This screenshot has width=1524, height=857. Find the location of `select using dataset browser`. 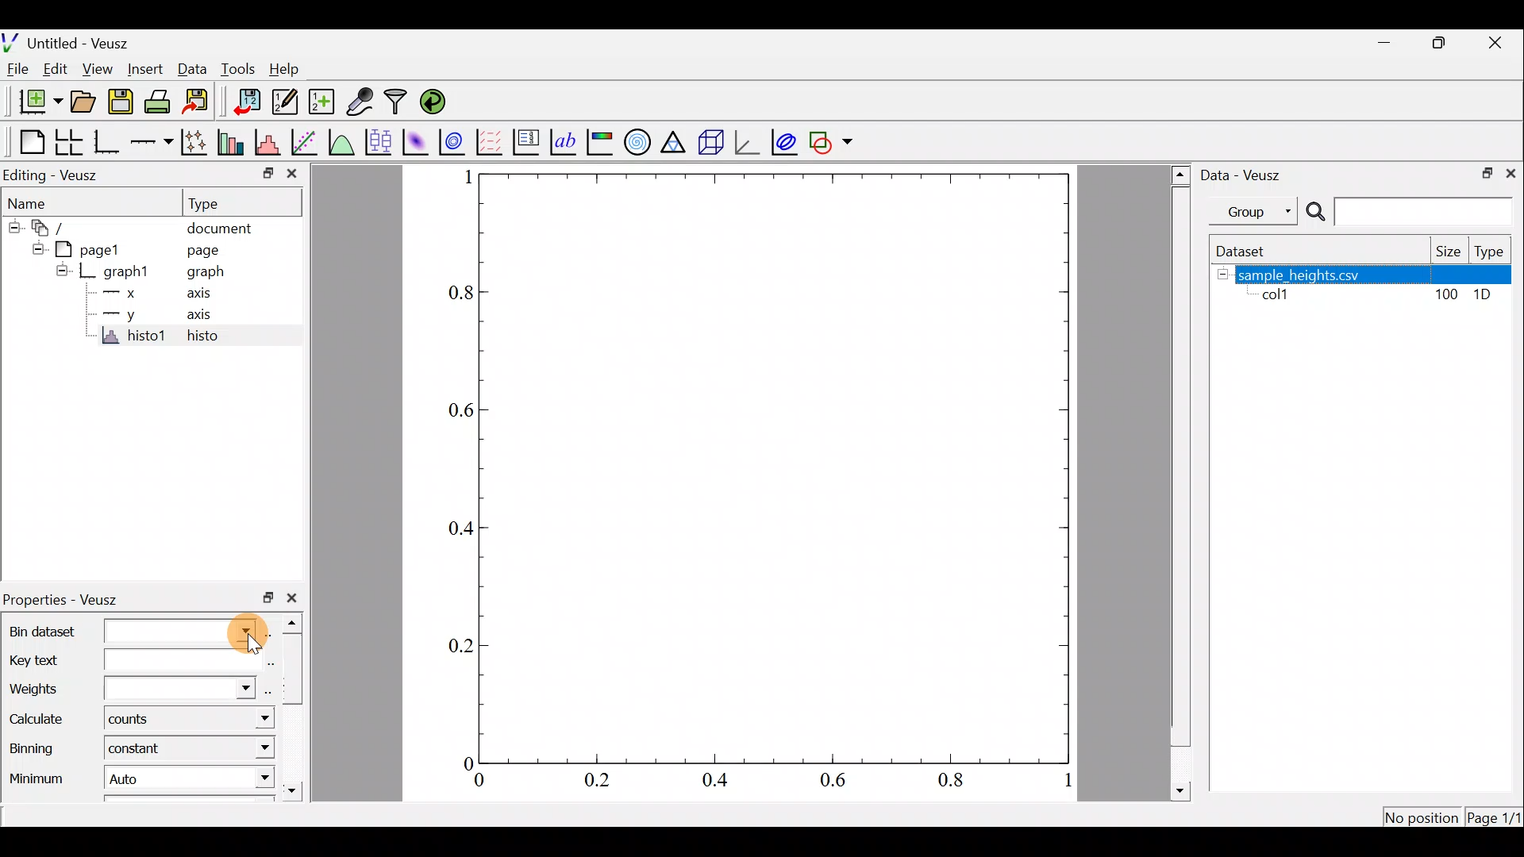

select using dataset browser is located at coordinates (271, 632).